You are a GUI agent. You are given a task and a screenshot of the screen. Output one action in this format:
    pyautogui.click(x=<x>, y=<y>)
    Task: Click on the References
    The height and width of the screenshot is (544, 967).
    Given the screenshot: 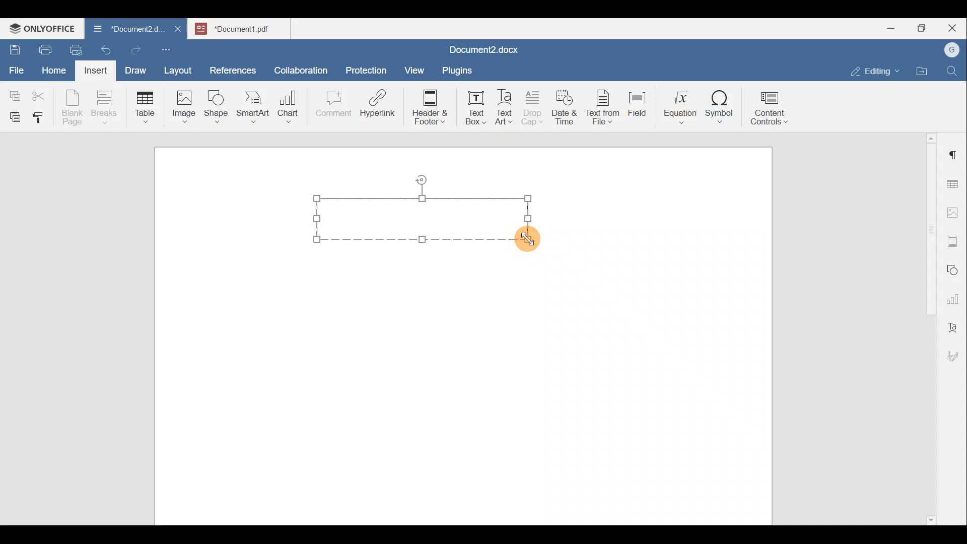 What is the action you would take?
    pyautogui.click(x=232, y=69)
    